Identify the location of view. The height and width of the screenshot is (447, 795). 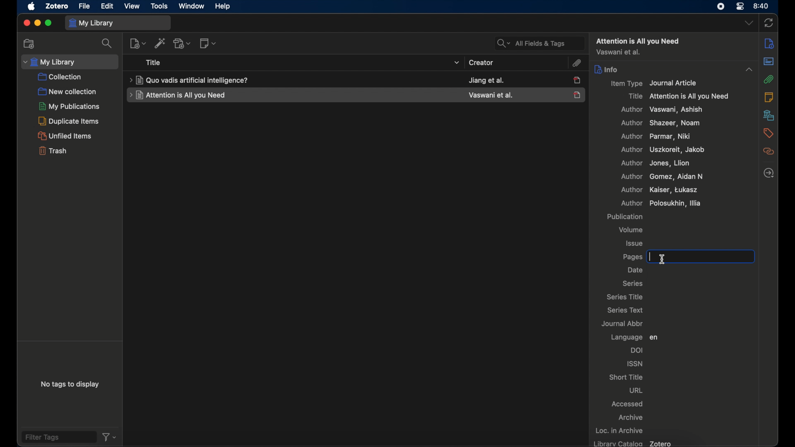
(132, 6).